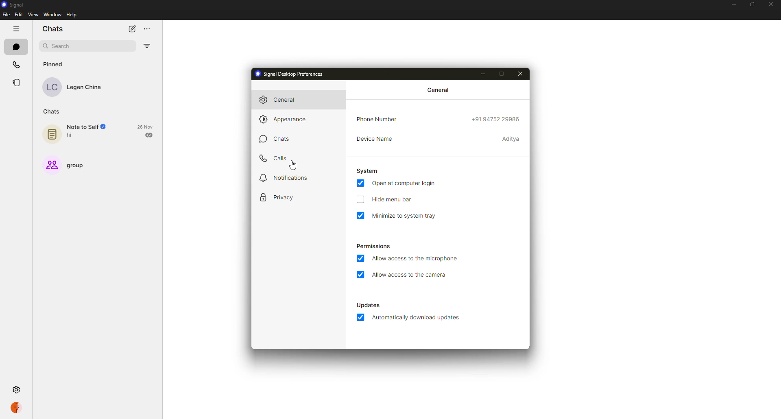 Image resolution: width=781 pixels, height=419 pixels. What do you see at coordinates (360, 216) in the screenshot?
I see `enabled` at bounding box center [360, 216].